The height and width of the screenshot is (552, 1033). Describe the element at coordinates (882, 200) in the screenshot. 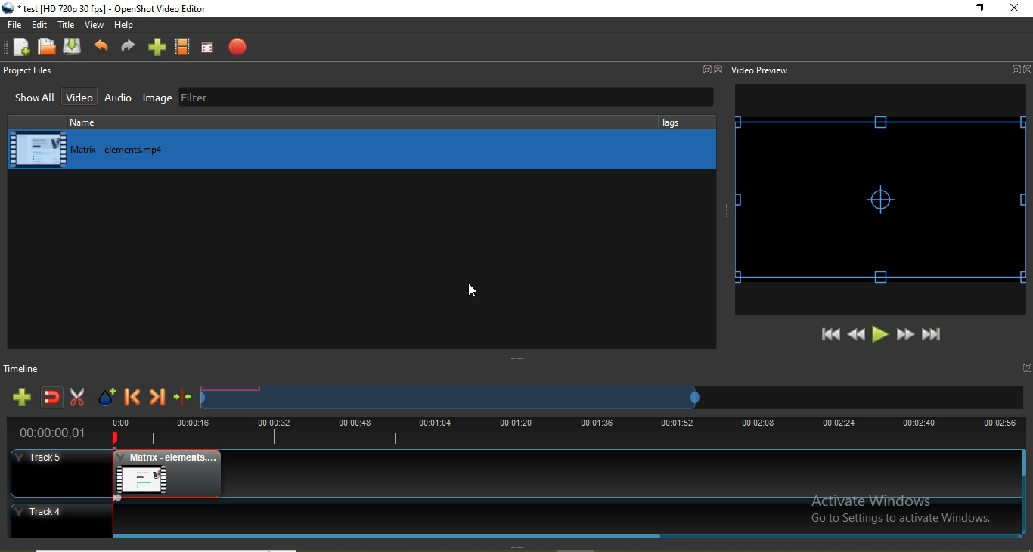

I see `video preview` at that location.